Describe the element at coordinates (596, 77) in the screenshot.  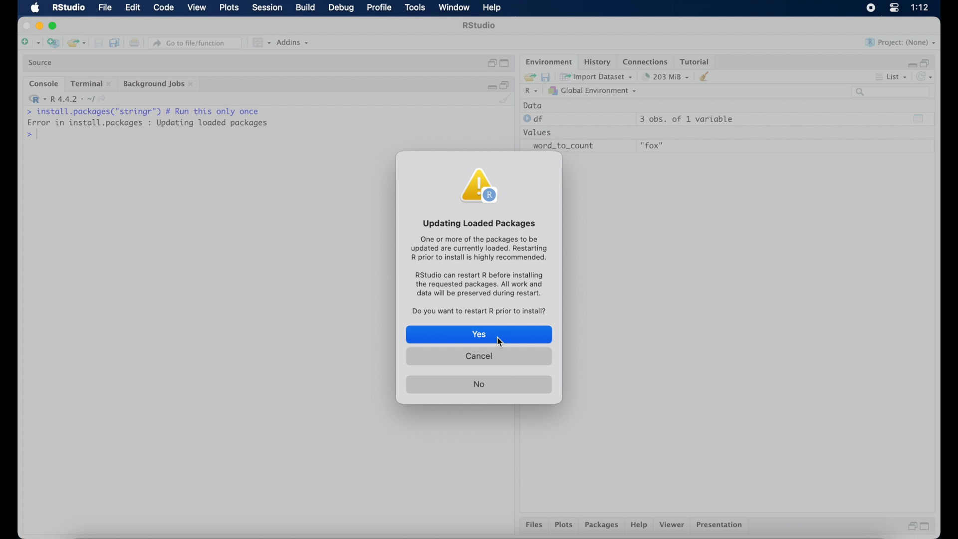
I see `import dataset` at that location.